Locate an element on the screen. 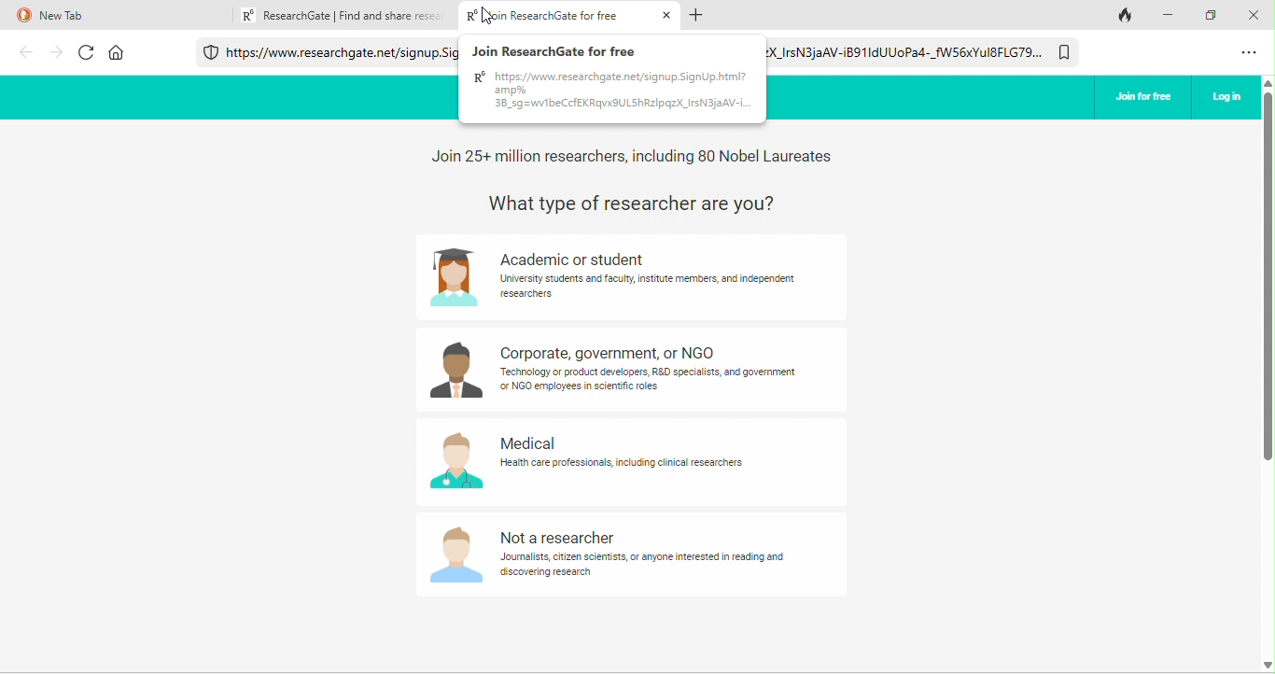 The image size is (1275, 674). Bookmark is located at coordinates (1064, 53).